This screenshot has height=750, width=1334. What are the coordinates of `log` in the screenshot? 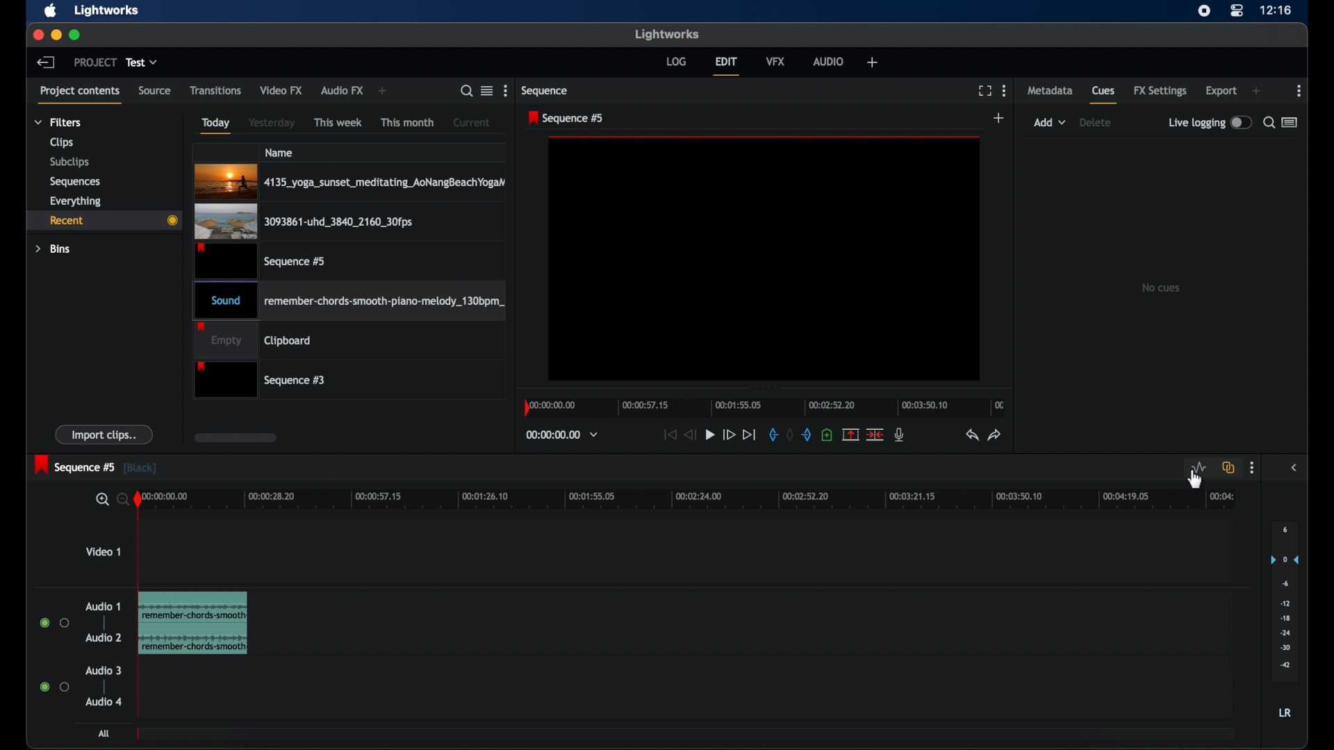 It's located at (676, 61).